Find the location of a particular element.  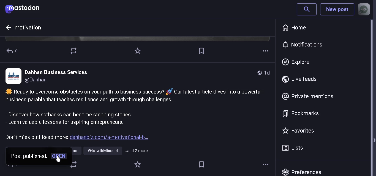

bookmarks is located at coordinates (301, 113).